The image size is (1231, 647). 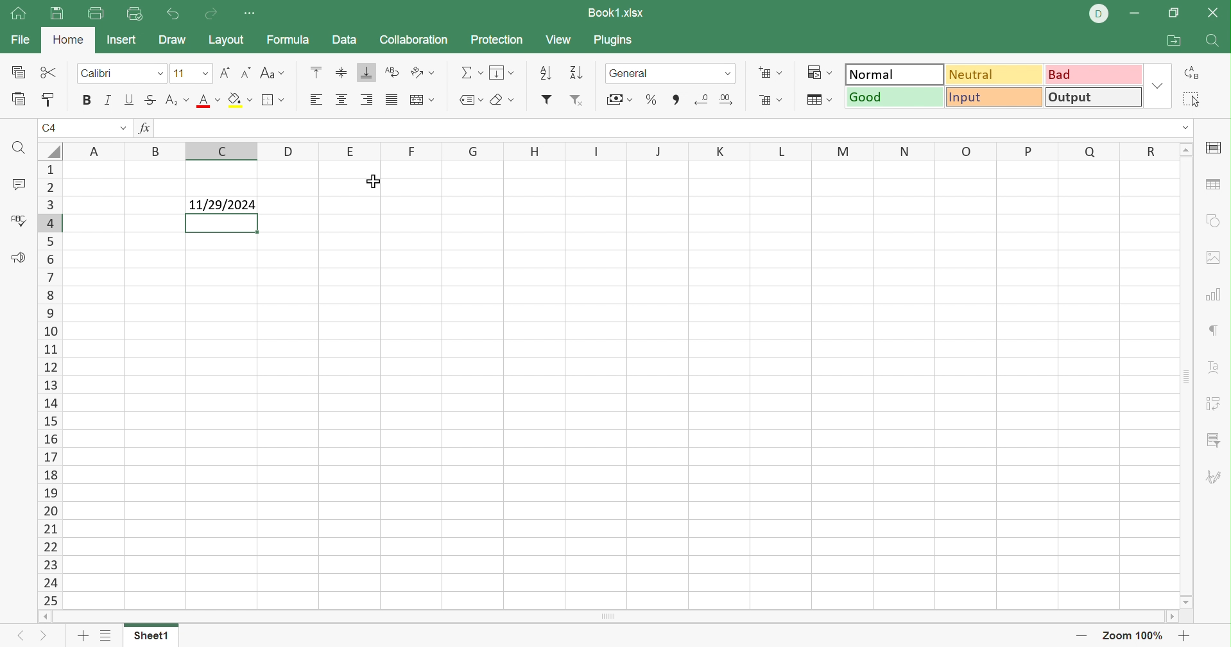 I want to click on Pivot Table settings, so click(x=1215, y=405).